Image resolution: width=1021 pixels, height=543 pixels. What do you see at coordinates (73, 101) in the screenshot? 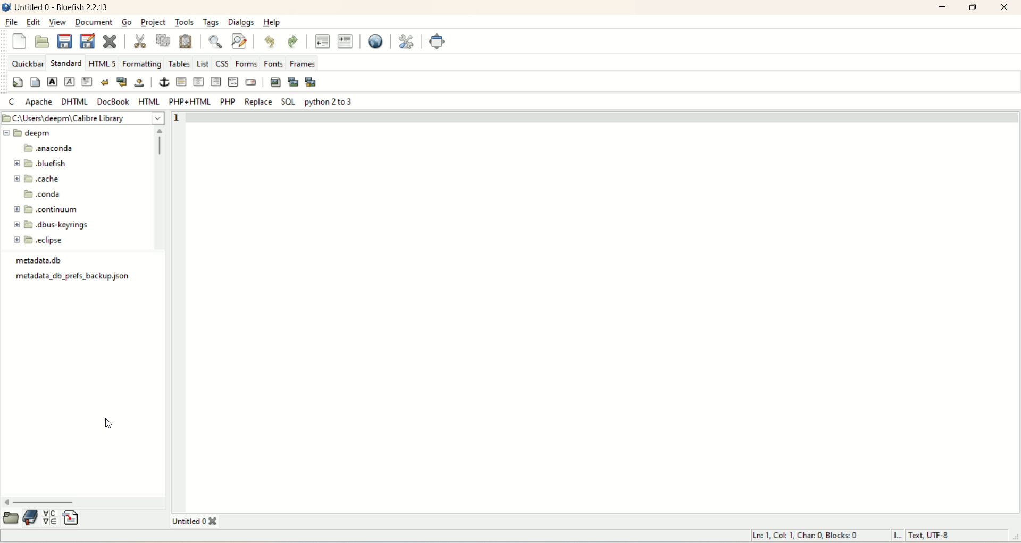
I see `DHTML` at bounding box center [73, 101].